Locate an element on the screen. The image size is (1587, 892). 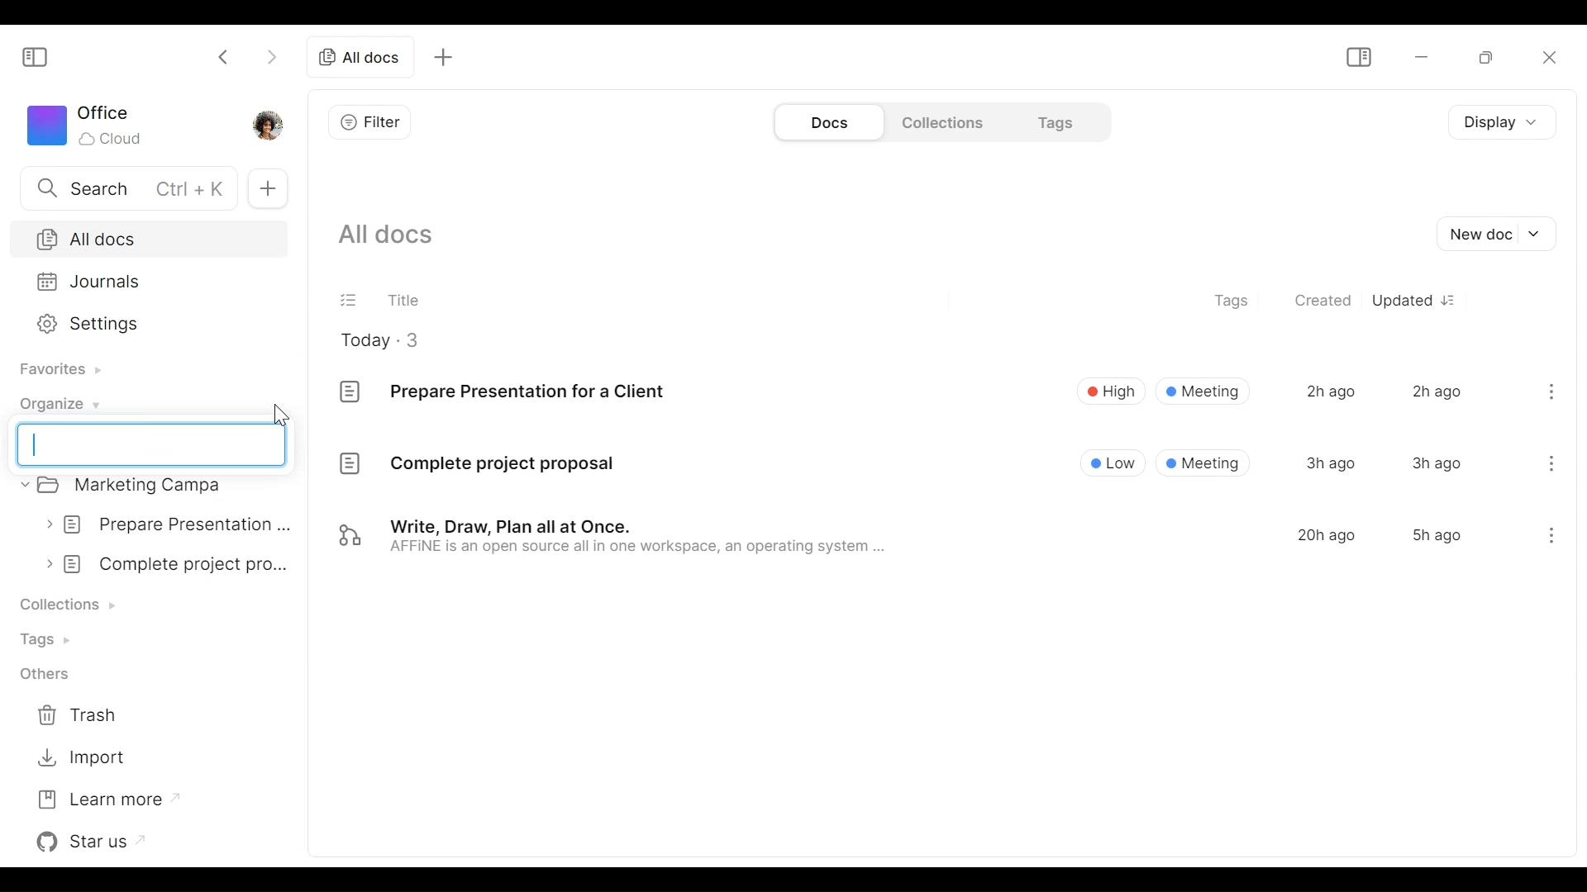
Search is located at coordinates (125, 187).